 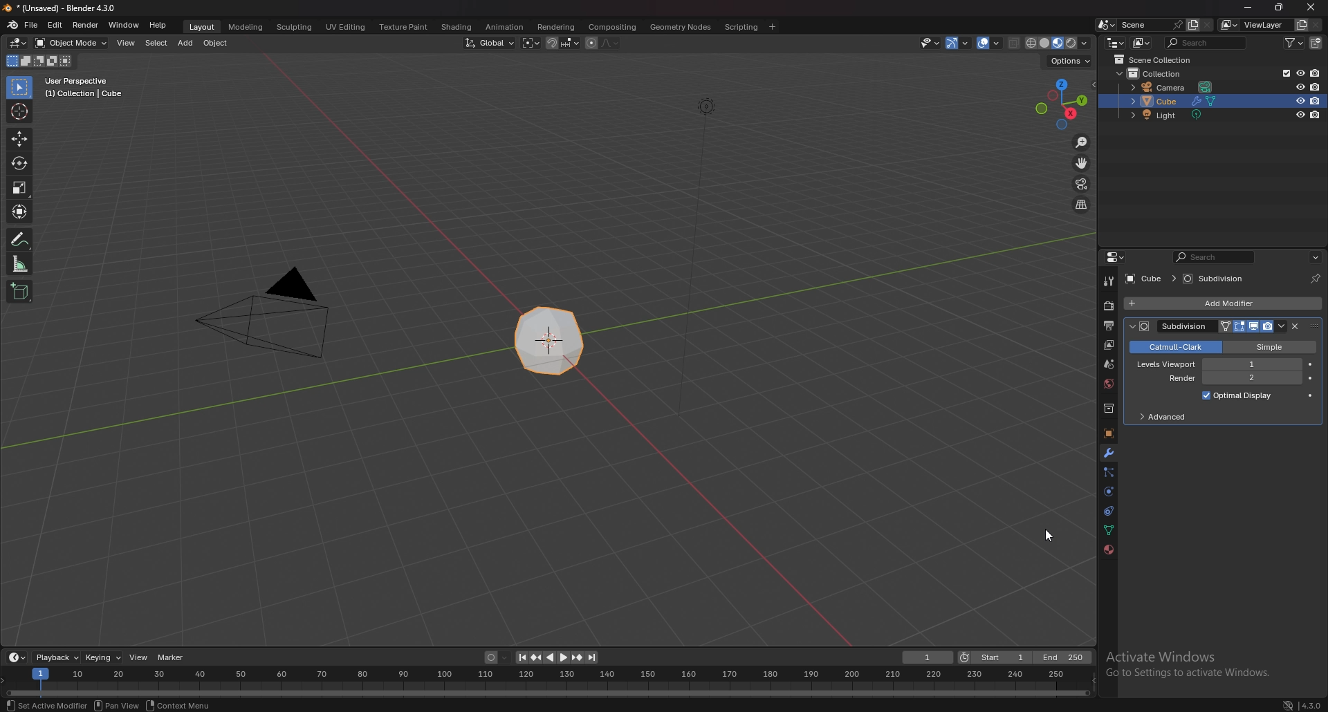 I want to click on advanced, so click(x=1171, y=418).